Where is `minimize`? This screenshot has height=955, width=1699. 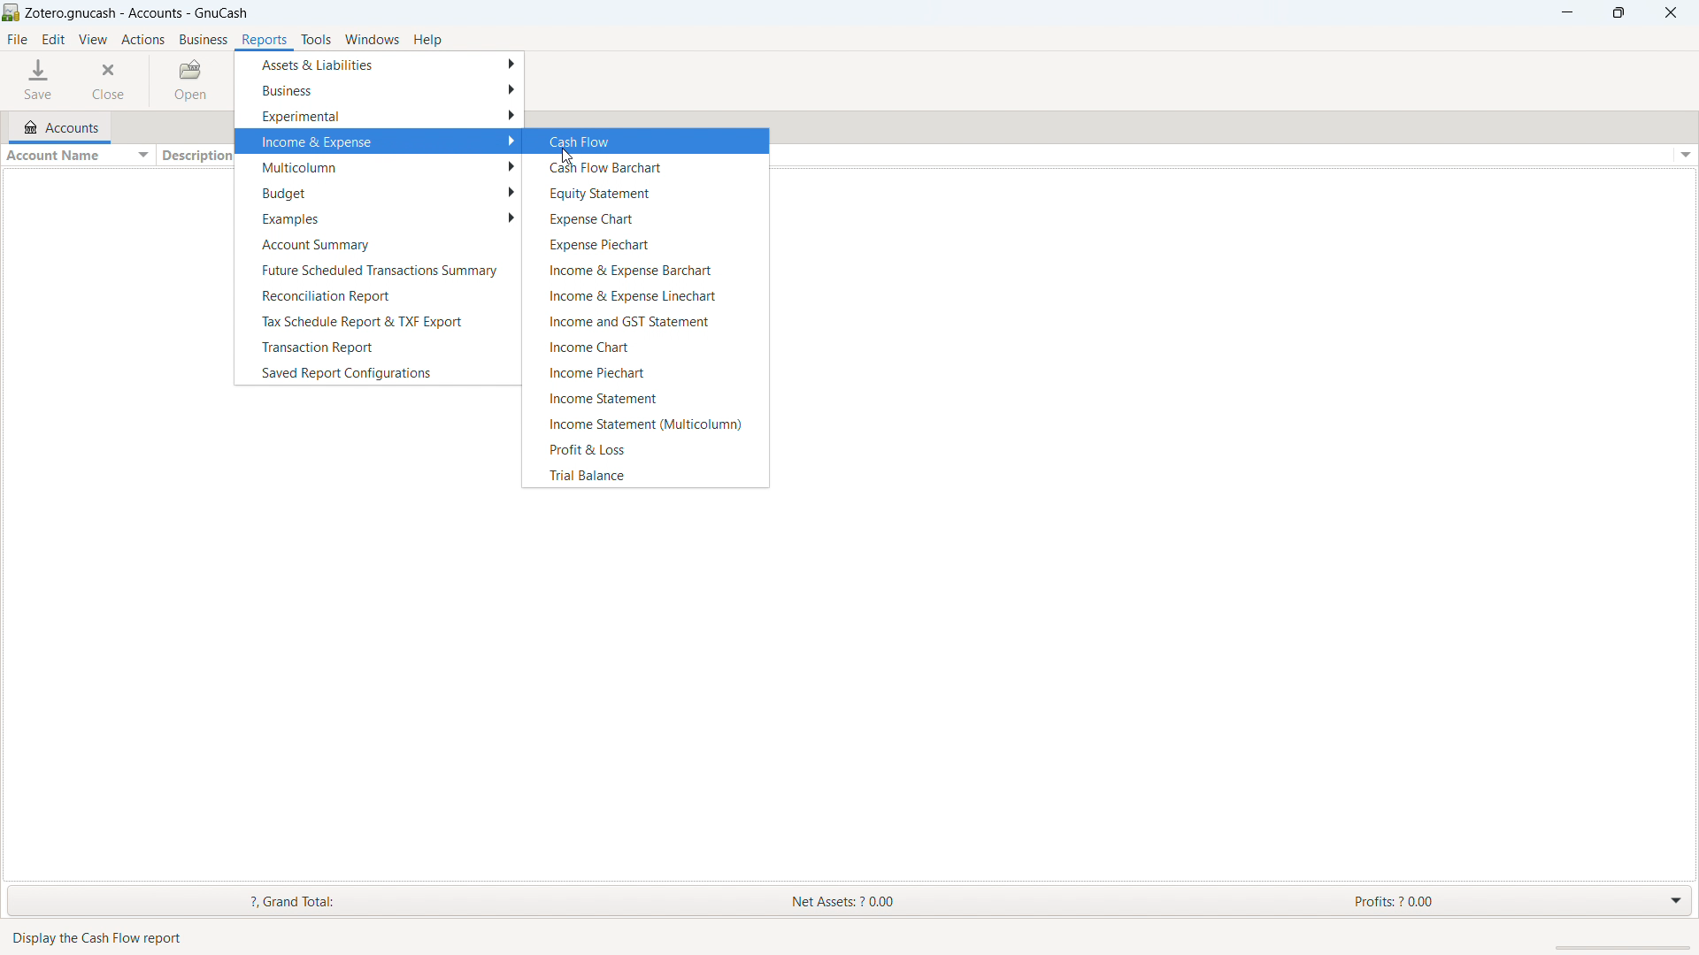
minimize is located at coordinates (1568, 13).